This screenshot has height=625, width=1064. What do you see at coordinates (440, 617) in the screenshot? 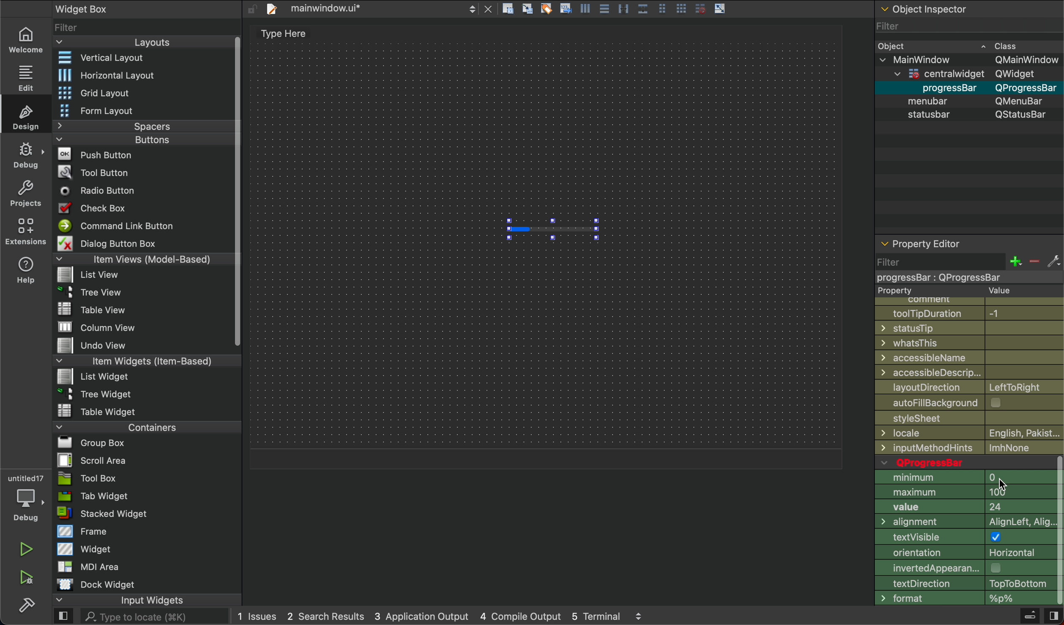
I see `logs` at bounding box center [440, 617].